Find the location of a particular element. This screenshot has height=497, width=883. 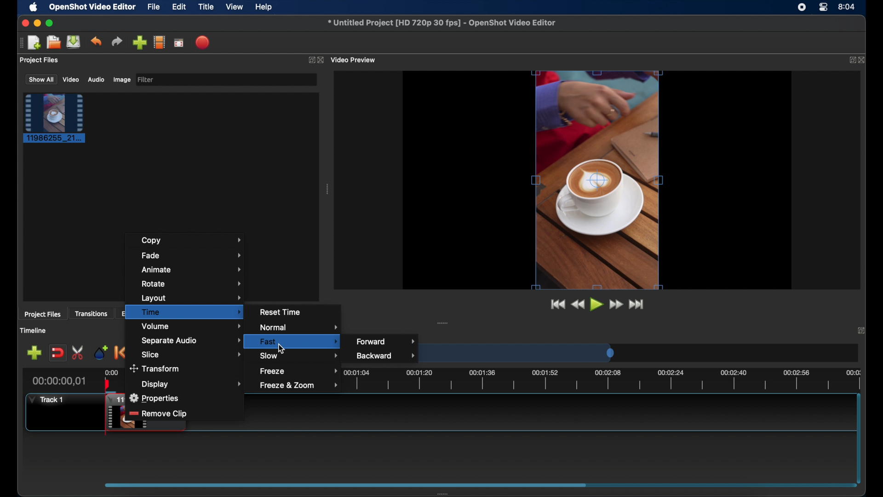

drag handle is located at coordinates (448, 492).